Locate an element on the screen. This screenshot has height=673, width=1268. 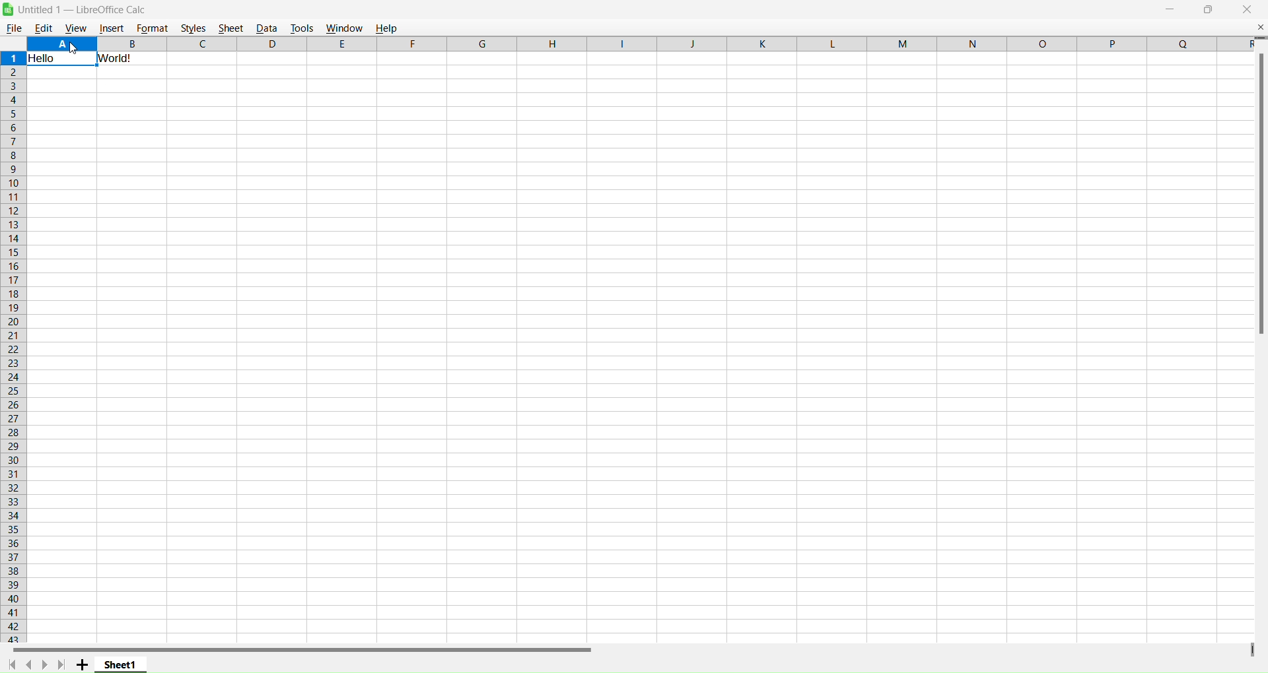
Next Slide is located at coordinates (44, 664).